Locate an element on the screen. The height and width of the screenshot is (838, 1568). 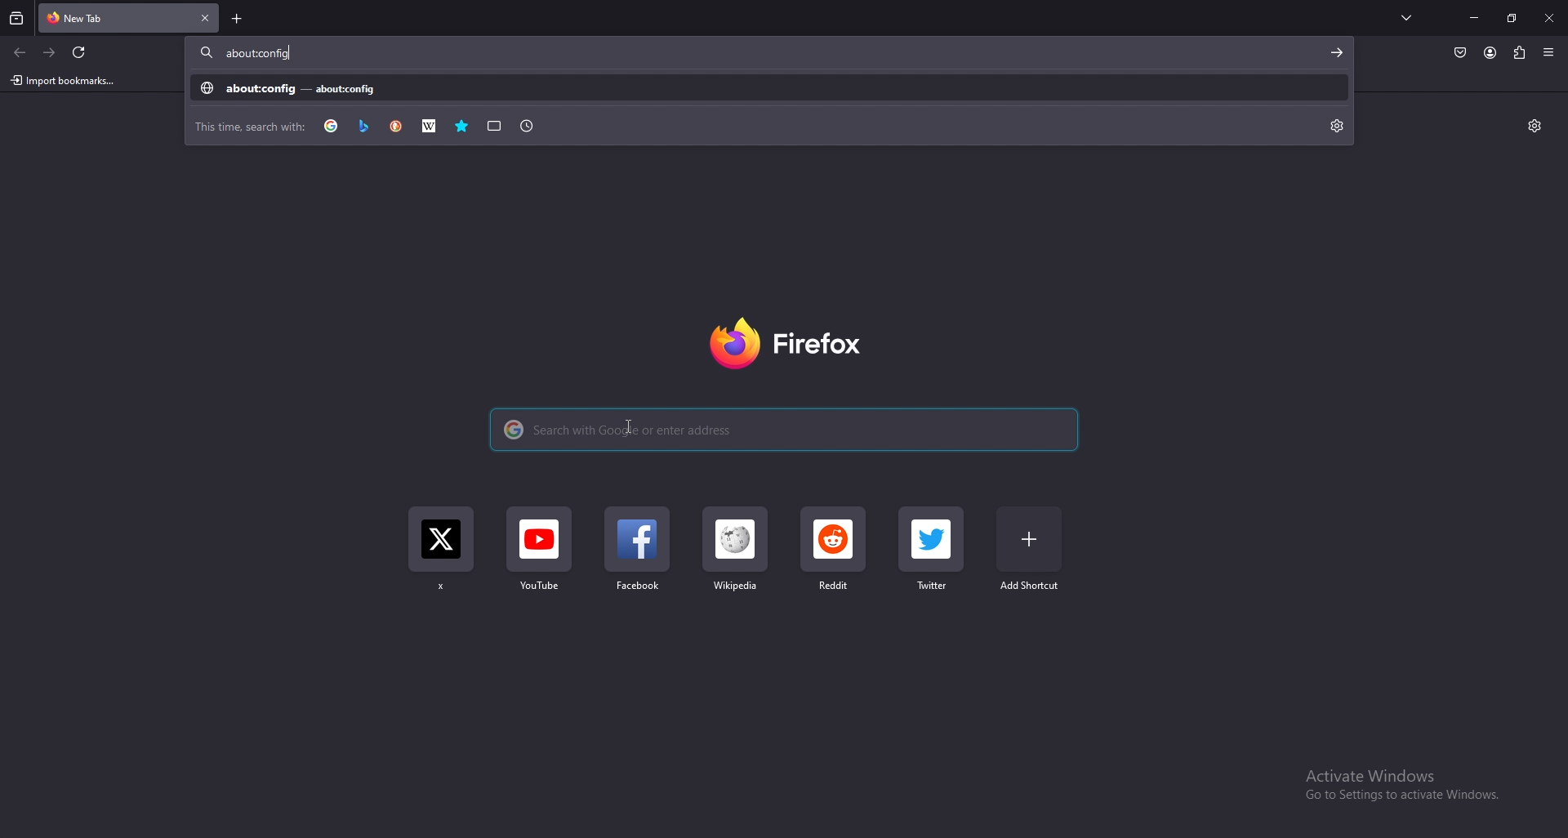
resize is located at coordinates (1512, 18).